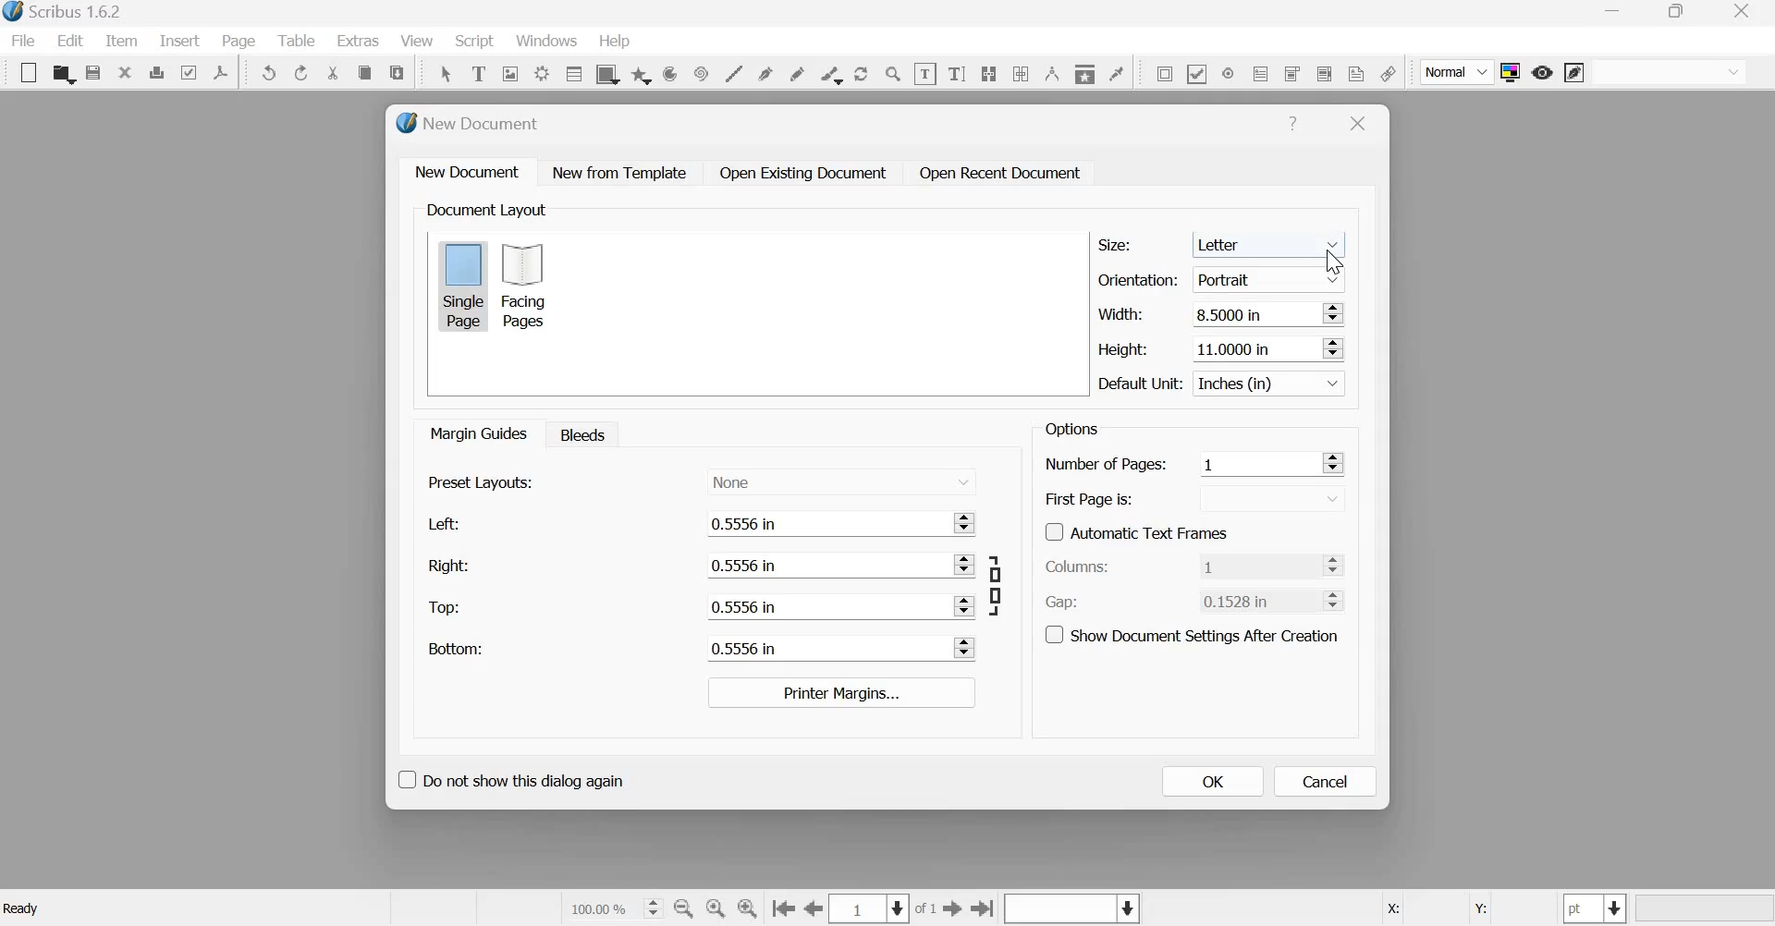  What do you see at coordinates (473, 42) in the screenshot?
I see `Script` at bounding box center [473, 42].